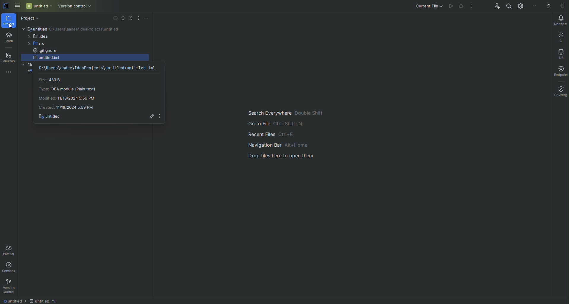 This screenshot has height=304, width=569. I want to click on idea, so click(37, 38).